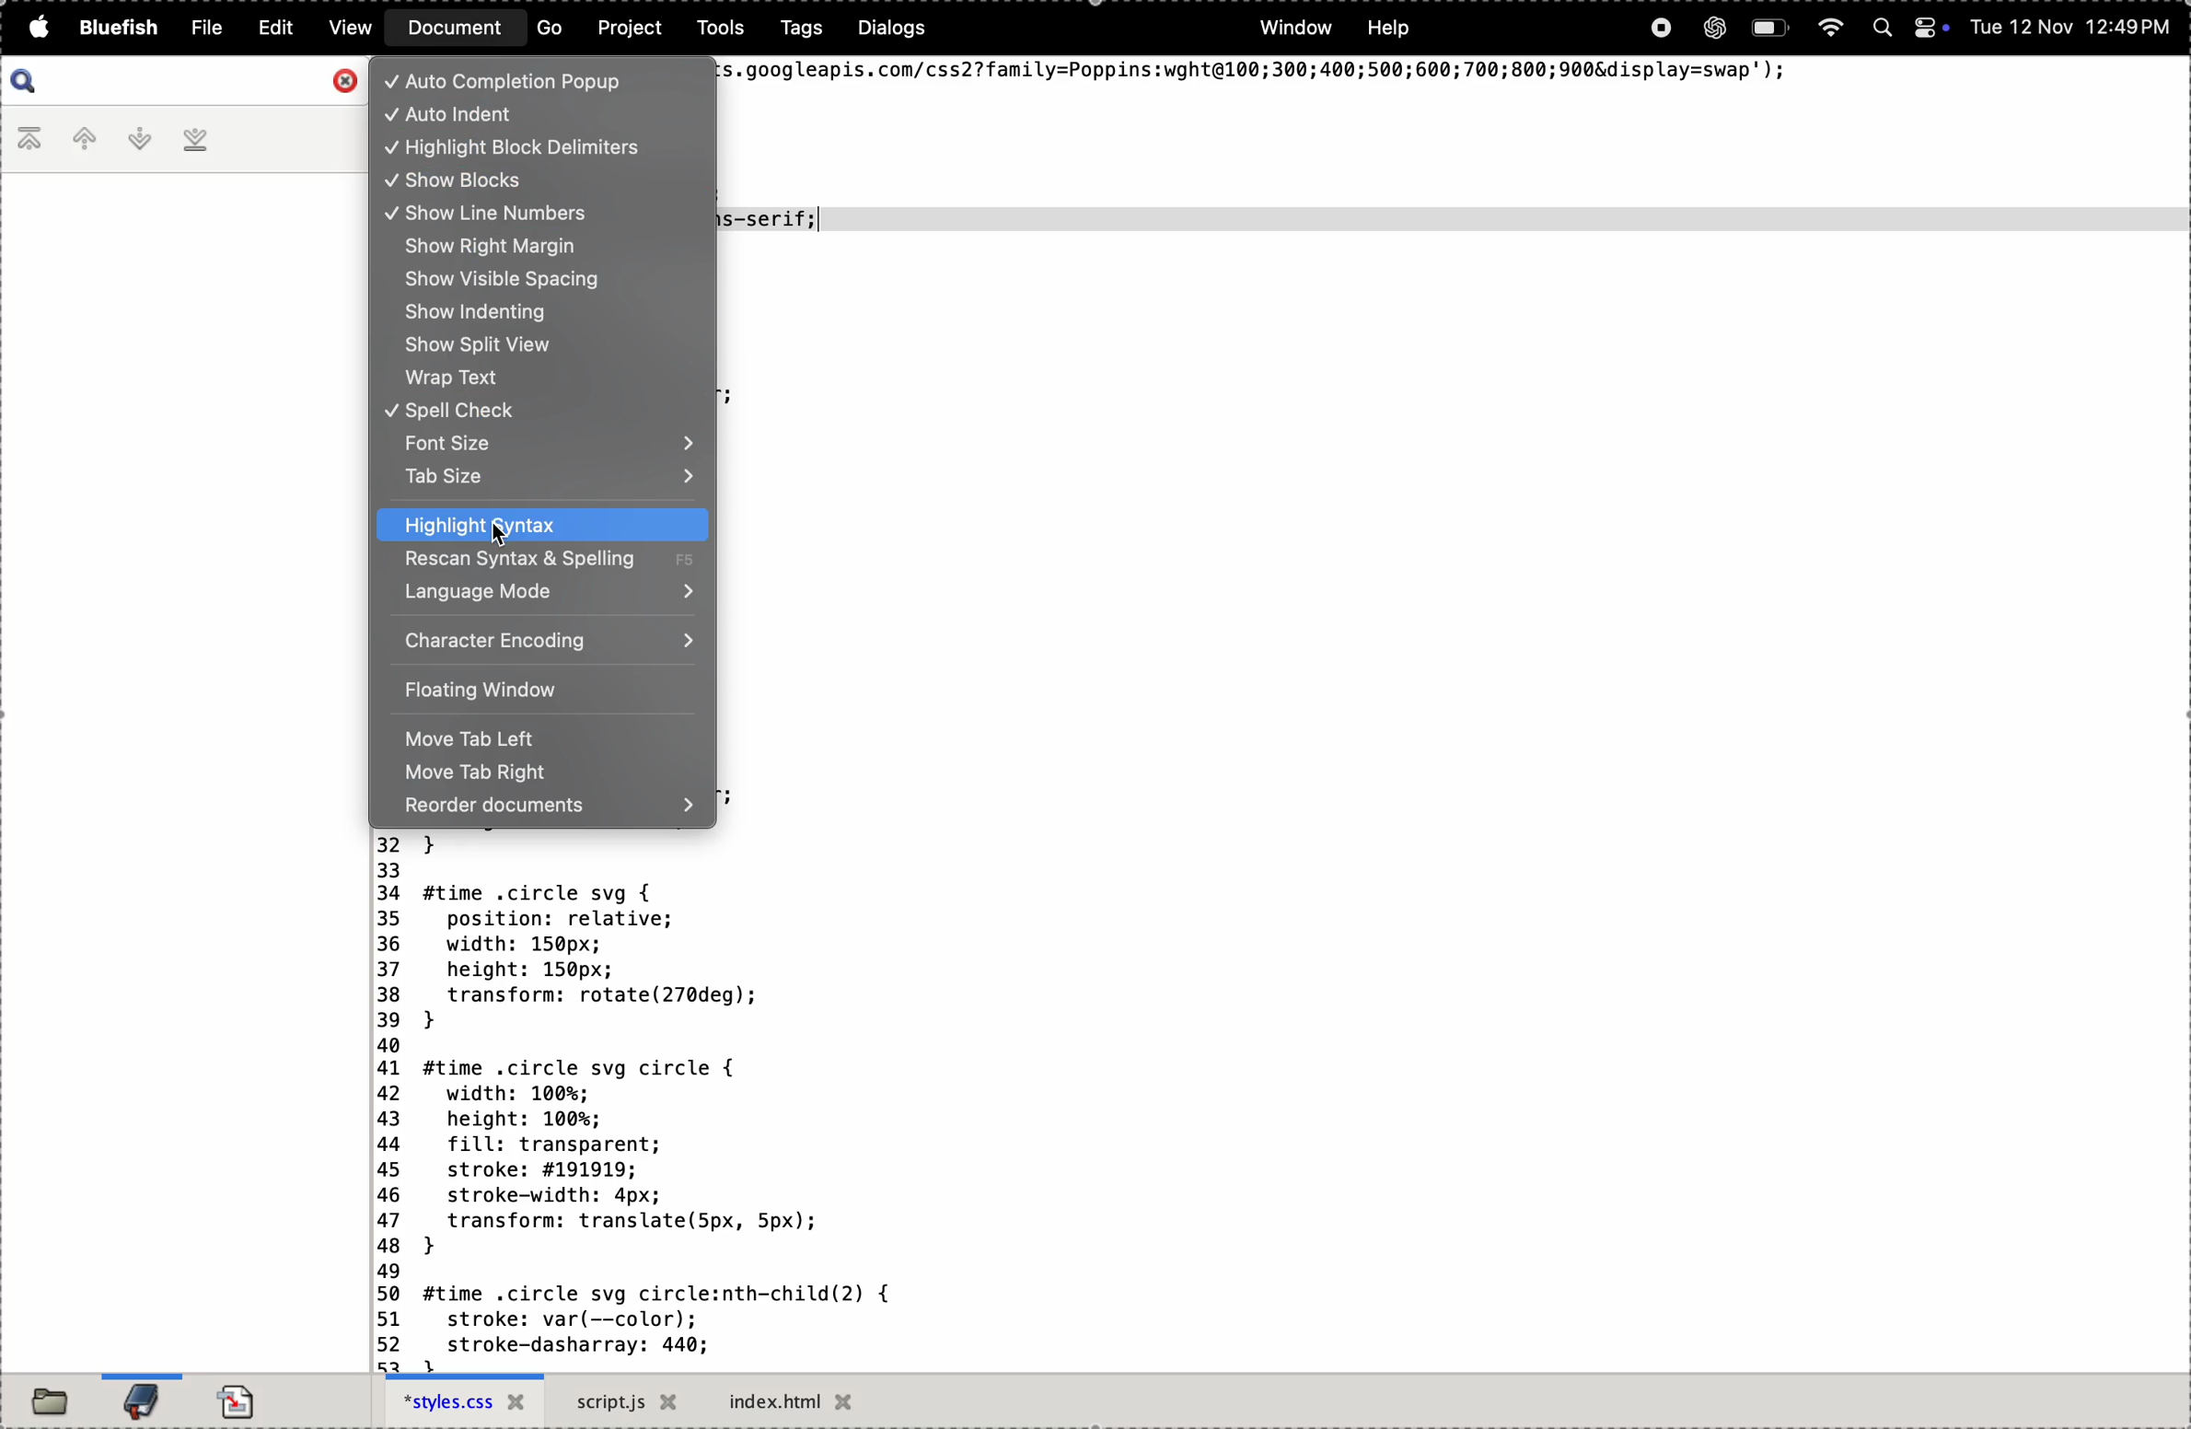  I want to click on script.js, so click(629, 1403).